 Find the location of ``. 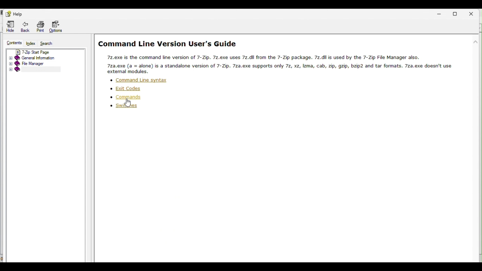

 is located at coordinates (14, 14).